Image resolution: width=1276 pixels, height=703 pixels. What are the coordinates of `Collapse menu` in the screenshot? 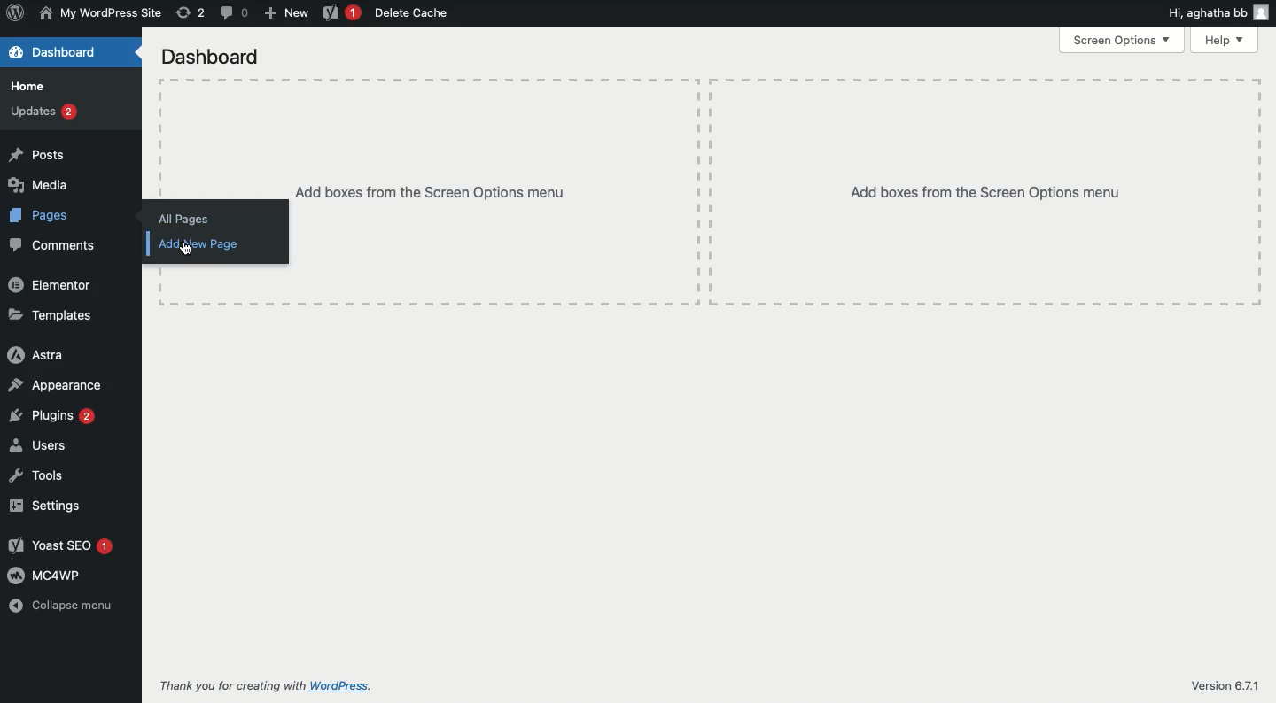 It's located at (62, 603).